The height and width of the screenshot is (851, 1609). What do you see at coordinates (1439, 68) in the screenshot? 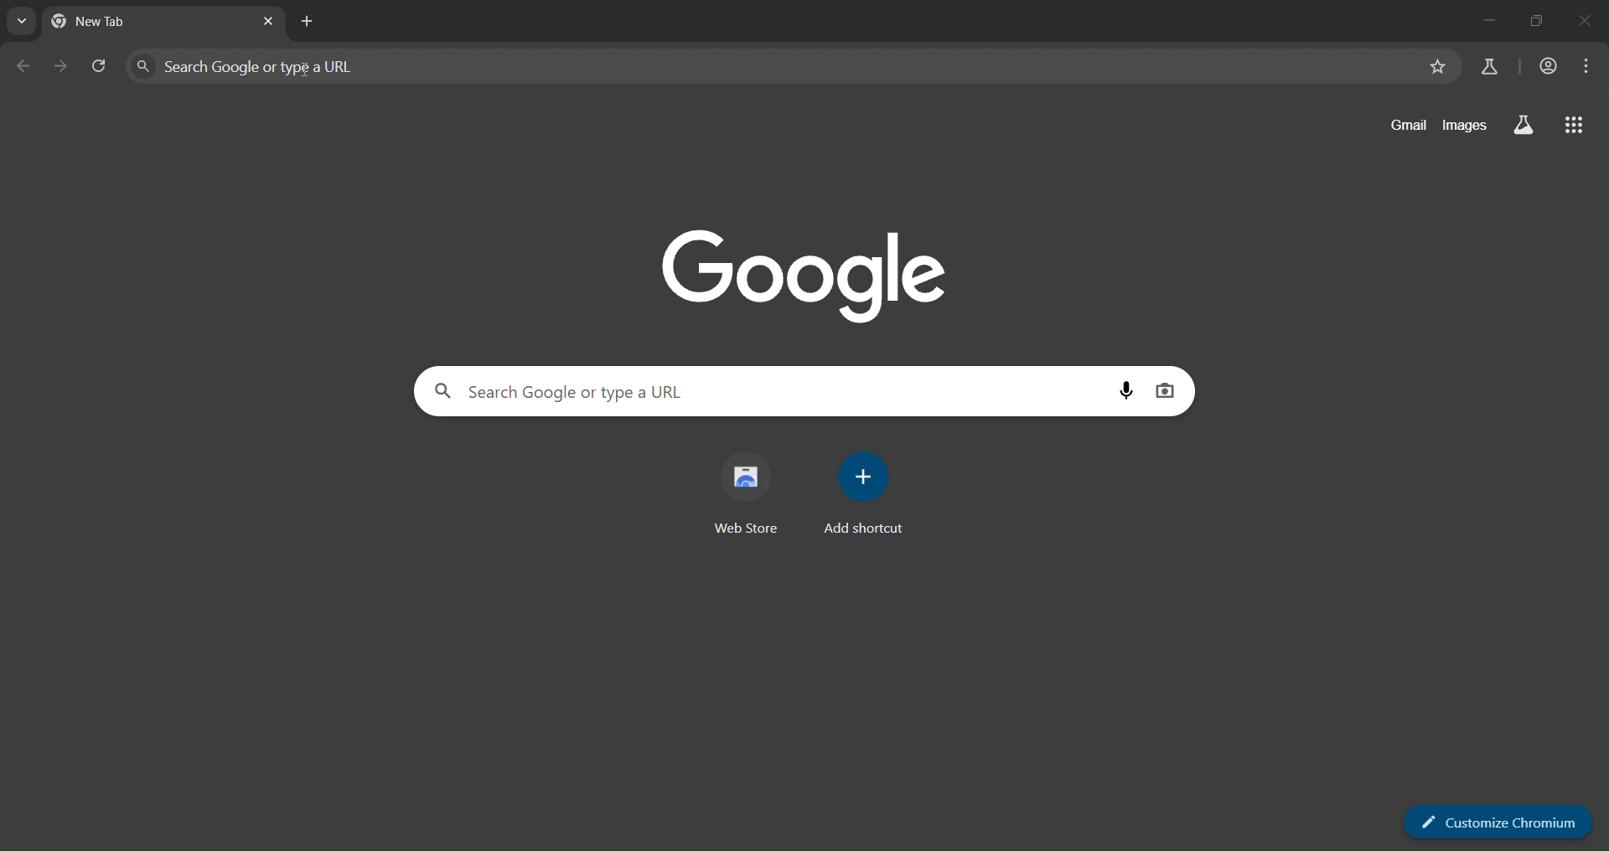
I see `bookmark page` at bounding box center [1439, 68].